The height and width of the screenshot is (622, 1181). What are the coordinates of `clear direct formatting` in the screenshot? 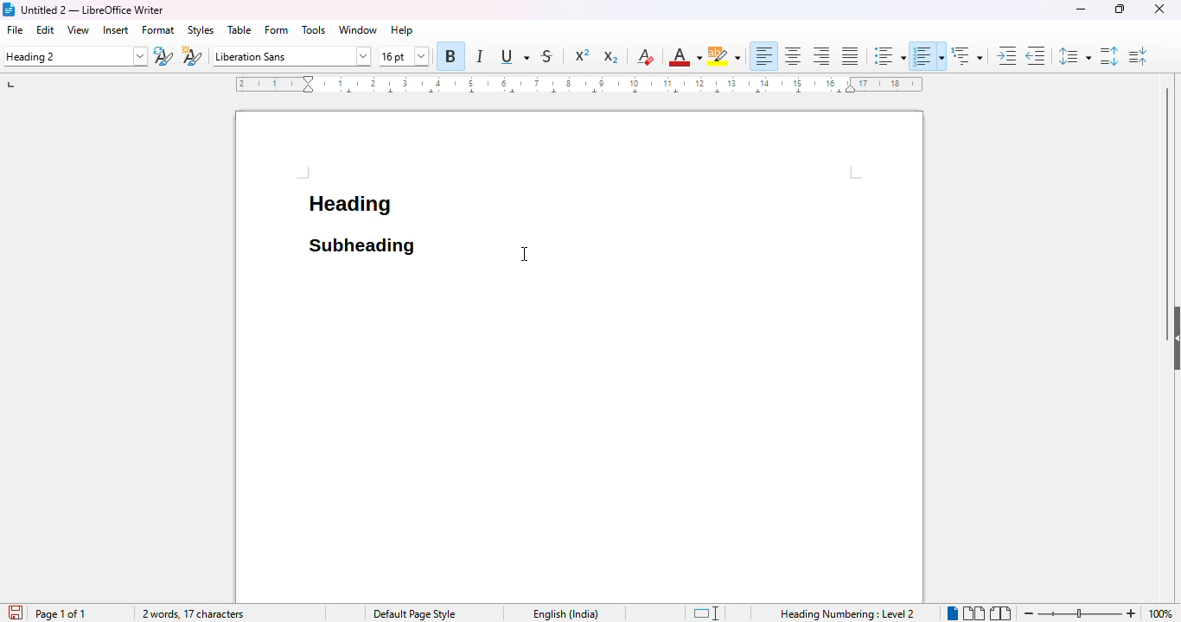 It's located at (645, 56).